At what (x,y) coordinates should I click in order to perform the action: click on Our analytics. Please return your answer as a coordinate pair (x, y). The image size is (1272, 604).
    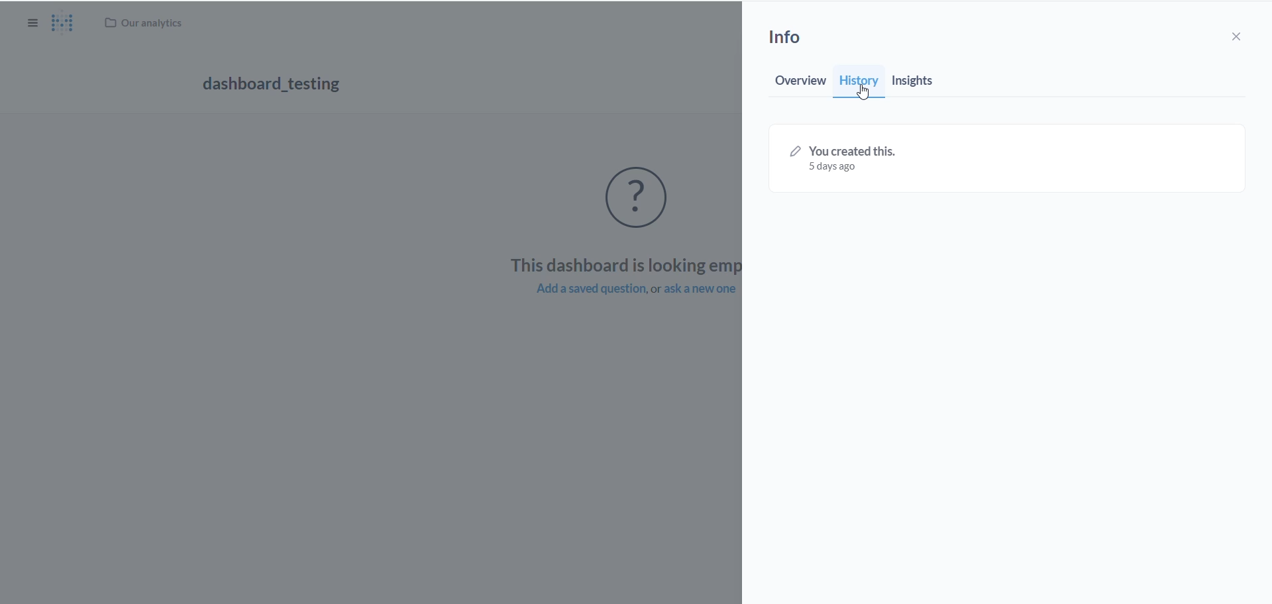
    Looking at the image, I should click on (146, 22).